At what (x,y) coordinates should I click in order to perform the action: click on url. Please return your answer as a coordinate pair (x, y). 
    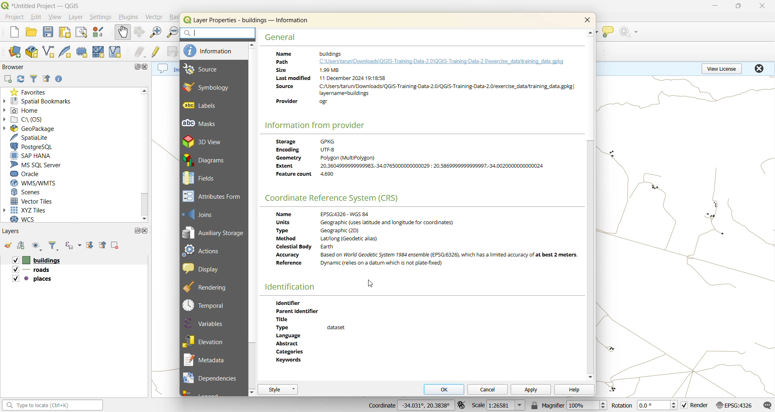
    Looking at the image, I should click on (439, 61).